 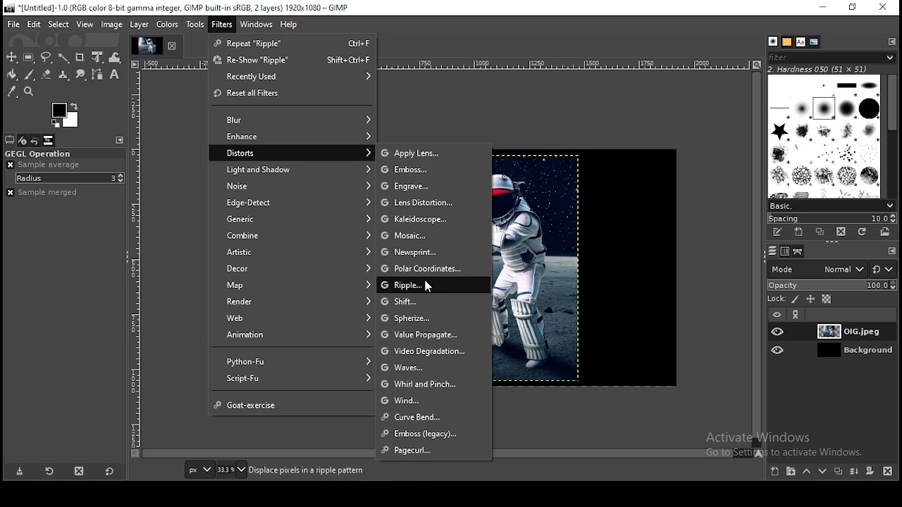 What do you see at coordinates (293, 403) in the screenshot?
I see `goat exercise` at bounding box center [293, 403].